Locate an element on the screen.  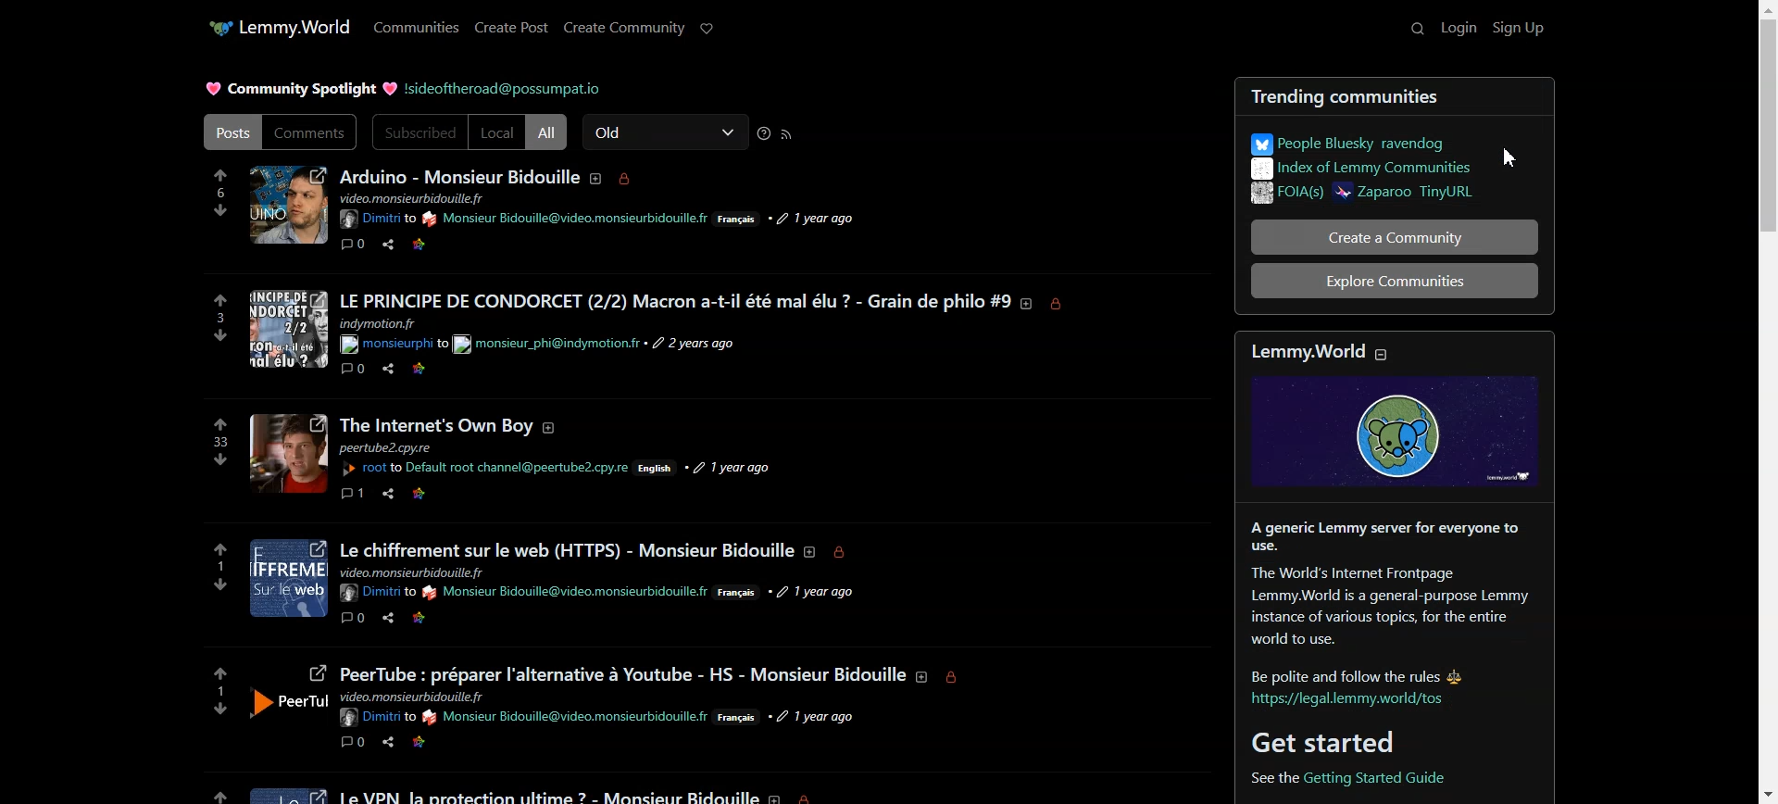
hyperlink is located at coordinates (1394, 777).